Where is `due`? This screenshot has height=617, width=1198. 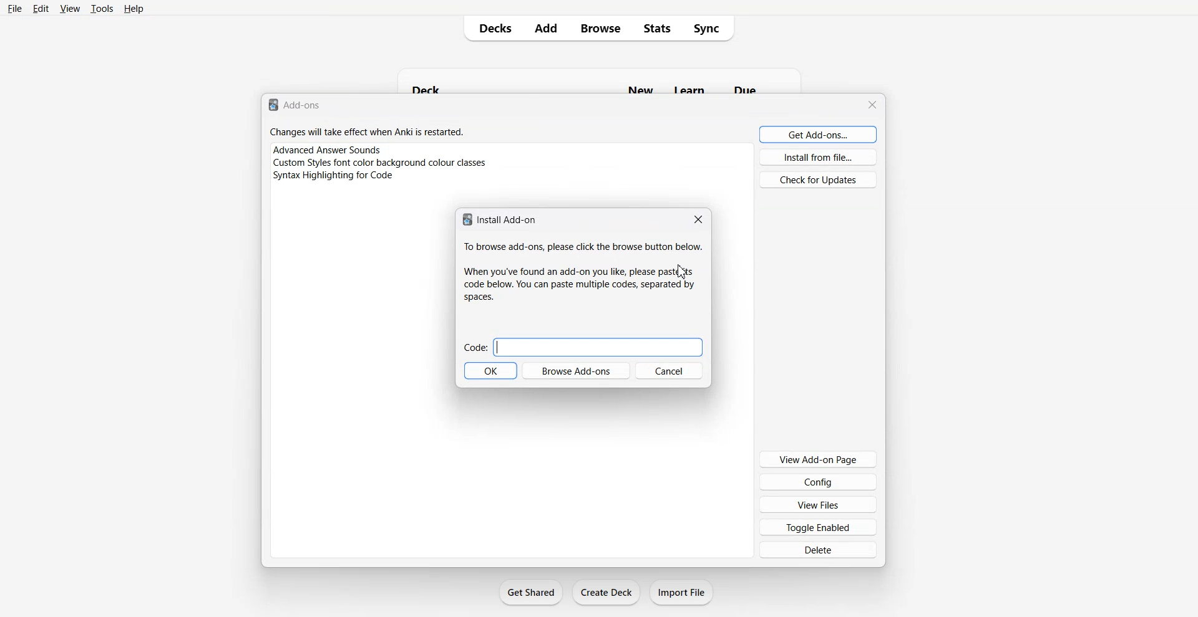 due is located at coordinates (747, 88).